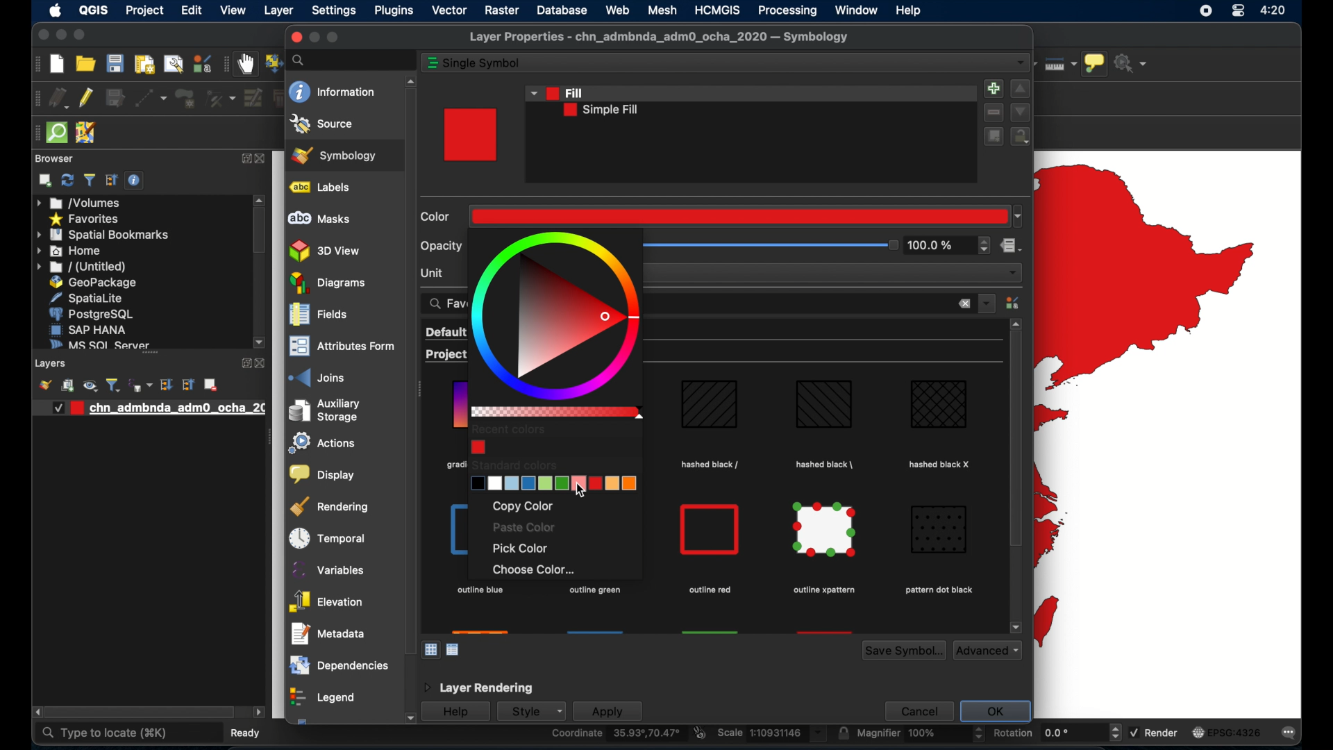  What do you see at coordinates (260, 343) in the screenshot?
I see `scroll down arrow` at bounding box center [260, 343].